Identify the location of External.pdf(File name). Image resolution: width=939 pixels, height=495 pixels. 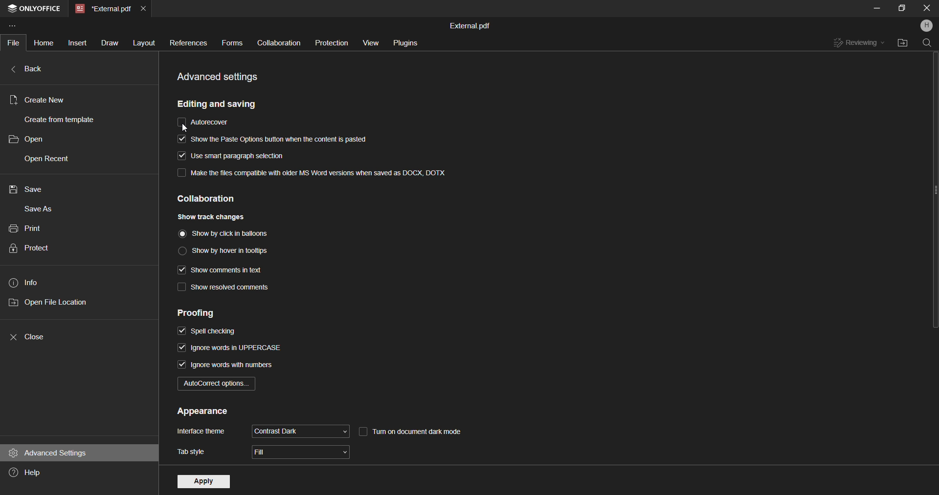
(471, 25).